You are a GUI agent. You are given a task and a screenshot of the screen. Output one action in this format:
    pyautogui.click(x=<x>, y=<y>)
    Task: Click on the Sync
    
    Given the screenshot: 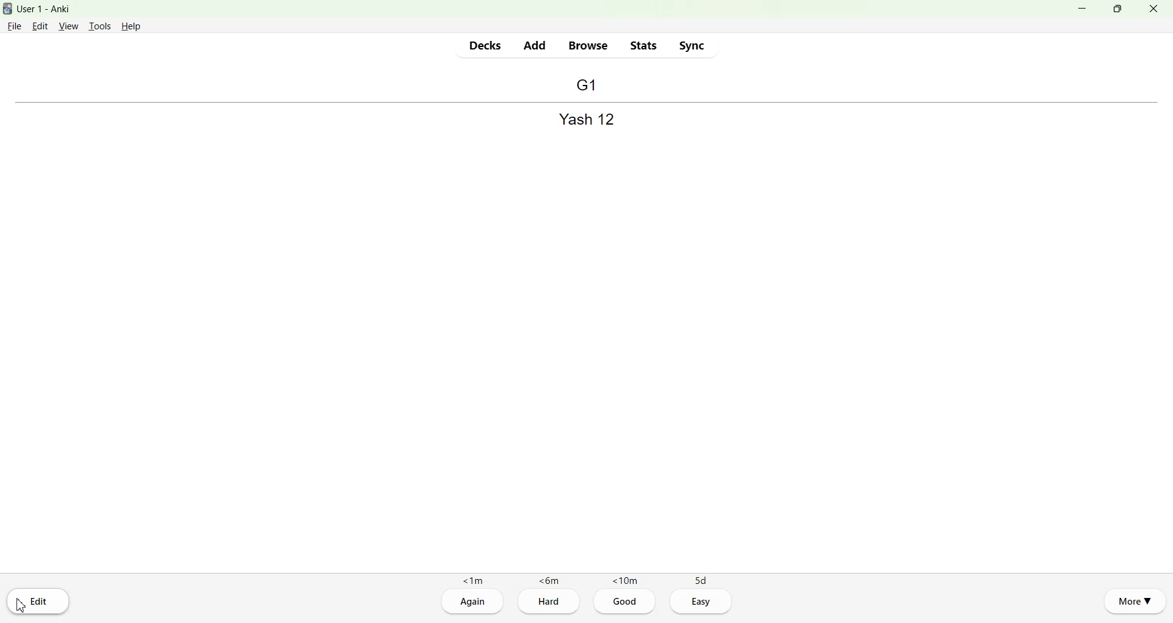 What is the action you would take?
    pyautogui.click(x=692, y=45)
    